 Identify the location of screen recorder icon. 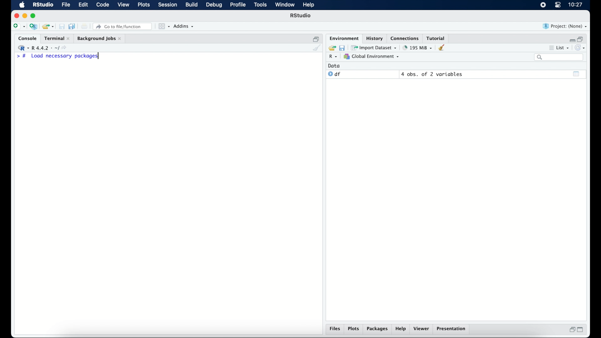
(542, 5).